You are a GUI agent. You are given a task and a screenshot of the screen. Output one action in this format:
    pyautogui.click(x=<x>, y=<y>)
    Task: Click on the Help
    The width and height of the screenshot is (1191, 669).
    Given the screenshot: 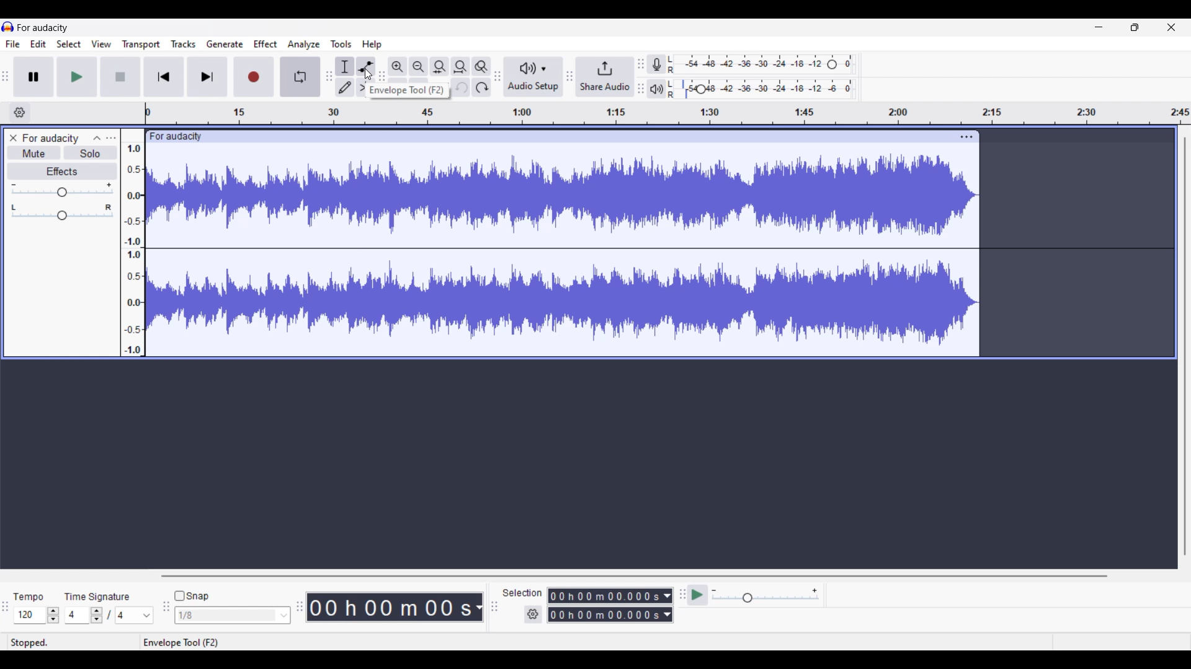 What is the action you would take?
    pyautogui.click(x=372, y=45)
    